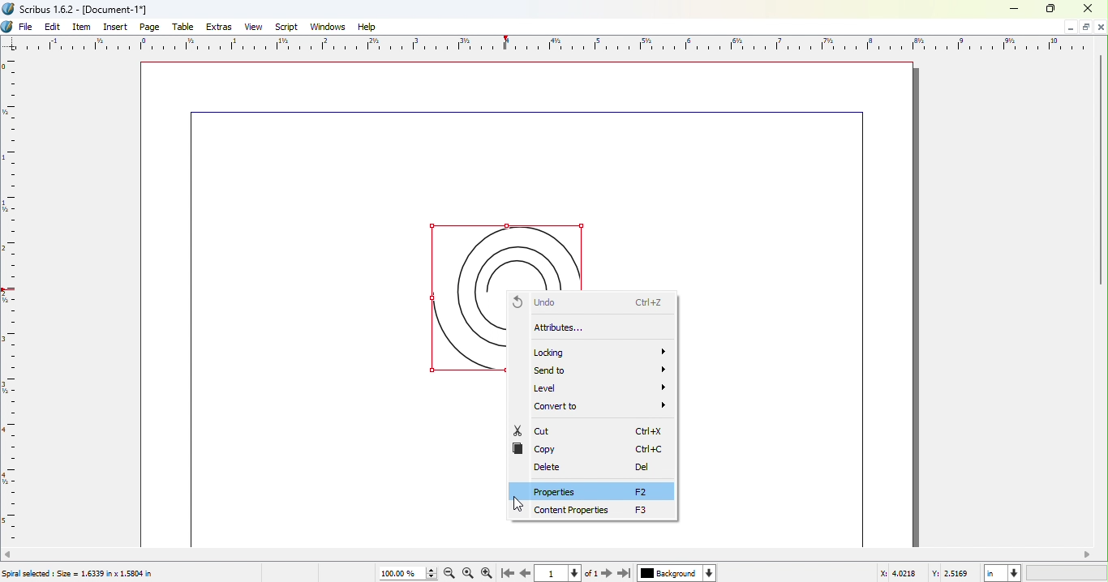  I want to click on total page, so click(591, 573).